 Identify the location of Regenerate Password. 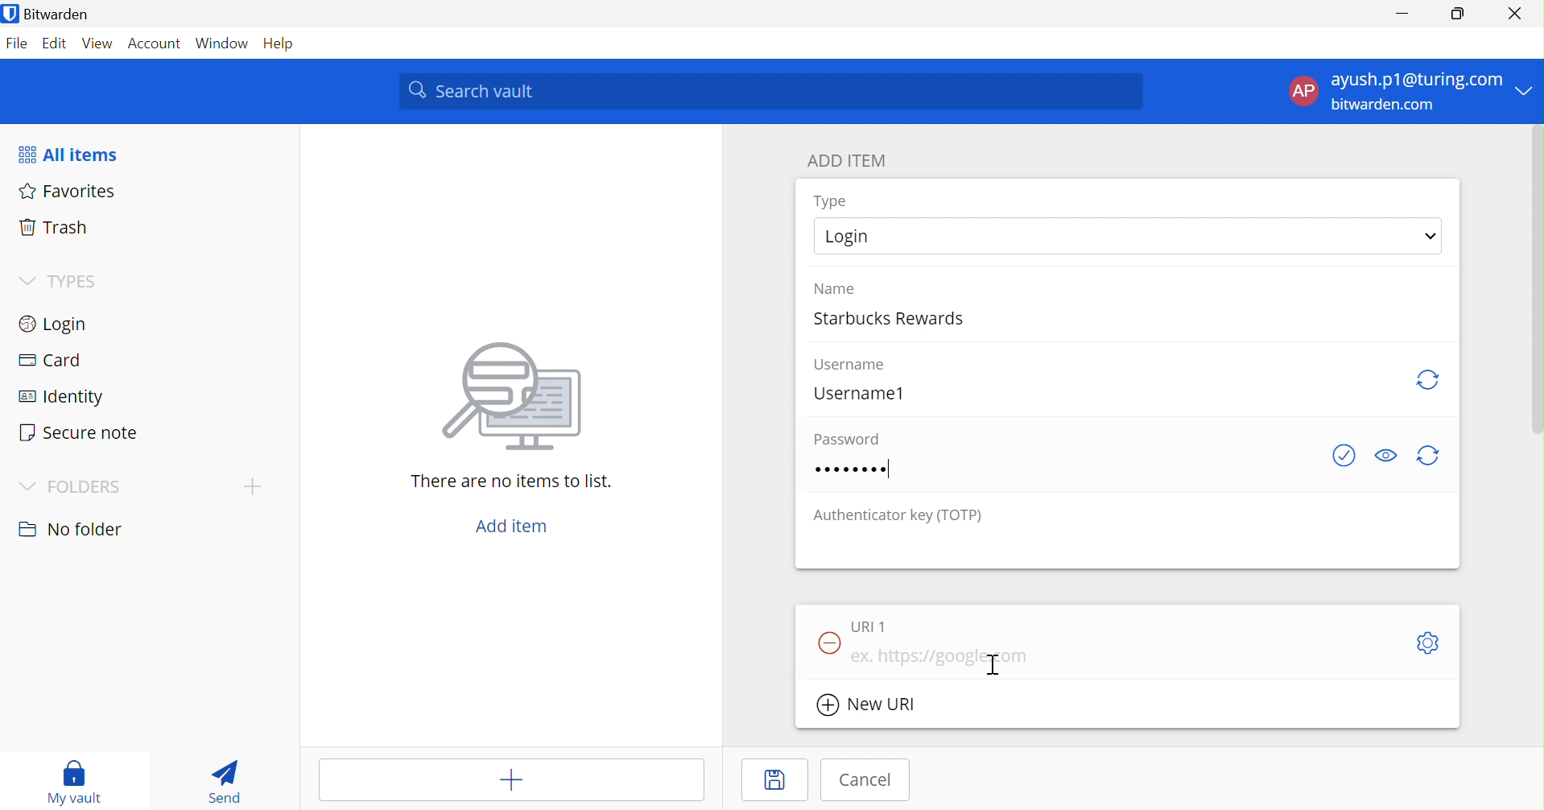
(1429, 456).